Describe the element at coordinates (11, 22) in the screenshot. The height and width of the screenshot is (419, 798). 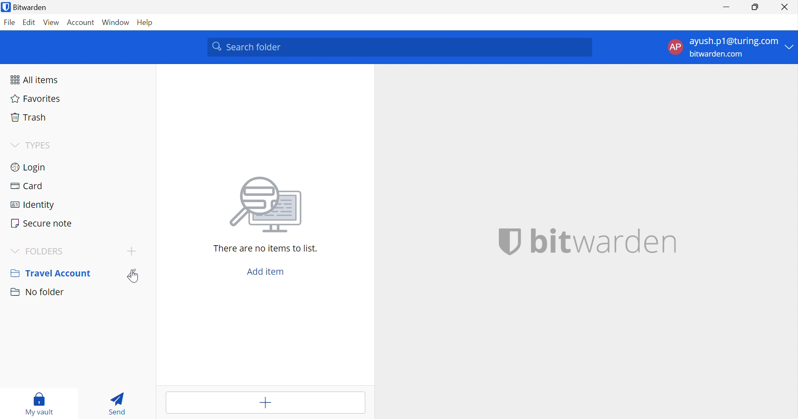
I see `File` at that location.